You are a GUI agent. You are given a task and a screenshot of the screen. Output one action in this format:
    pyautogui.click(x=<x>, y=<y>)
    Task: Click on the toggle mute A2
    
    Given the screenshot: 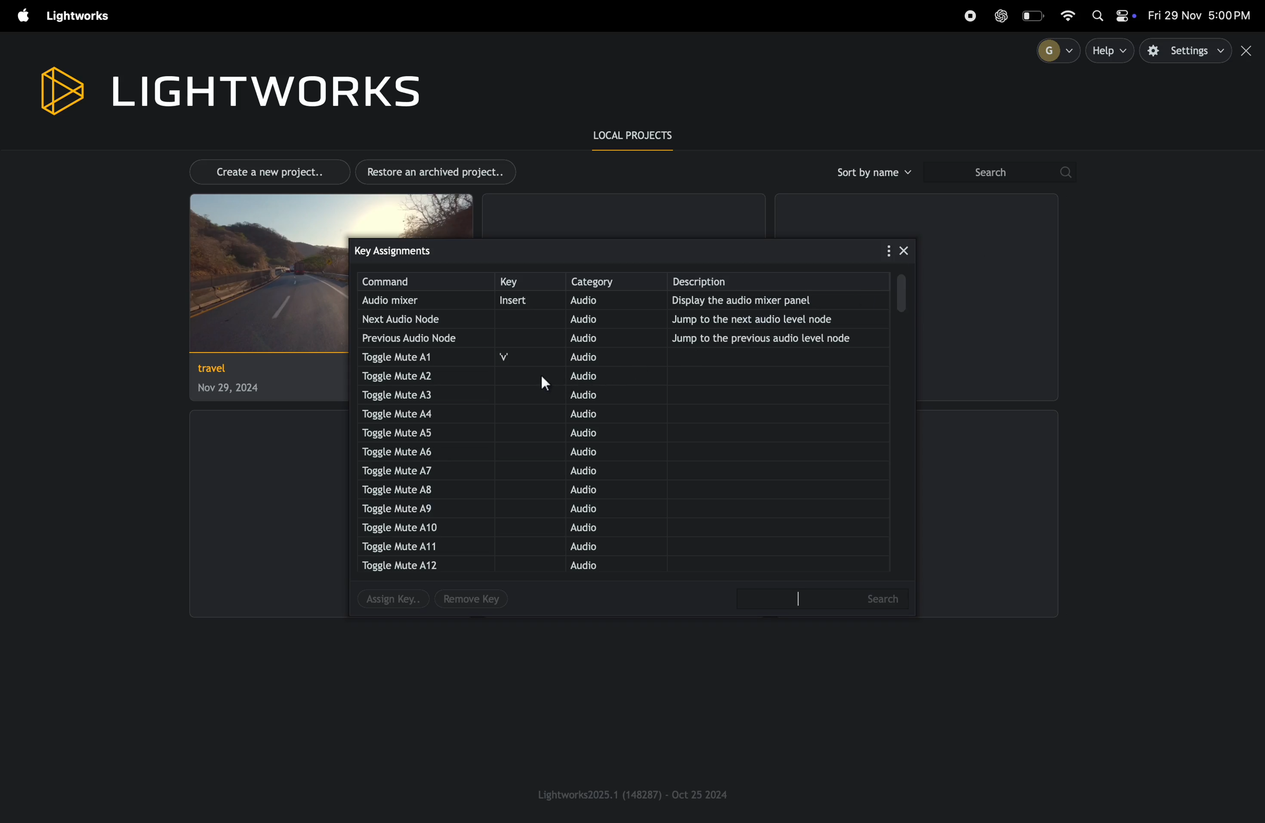 What is the action you would take?
    pyautogui.click(x=425, y=376)
    